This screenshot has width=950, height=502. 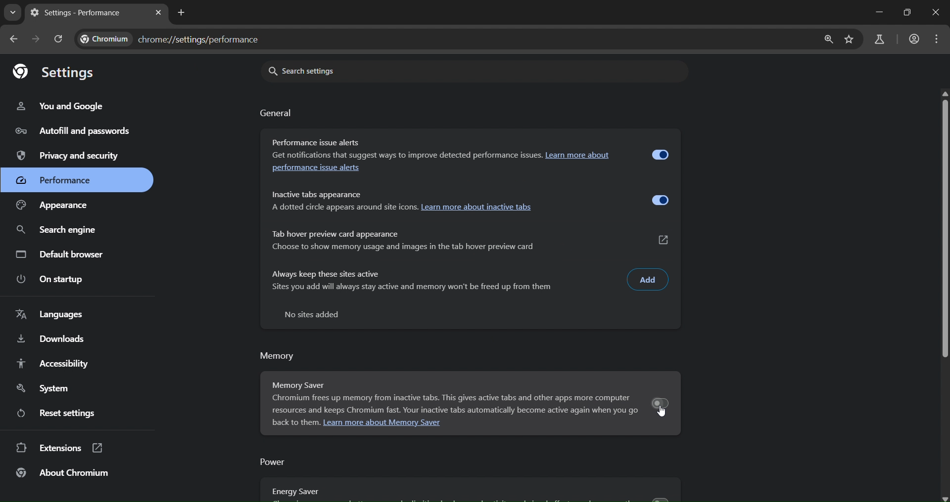 I want to click on link, so click(x=665, y=241).